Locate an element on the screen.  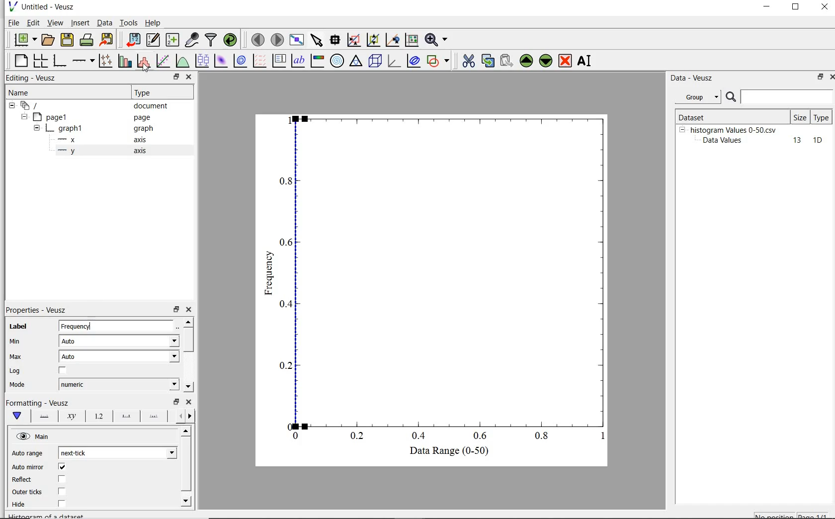
click to zoom out on graph axes is located at coordinates (392, 40).